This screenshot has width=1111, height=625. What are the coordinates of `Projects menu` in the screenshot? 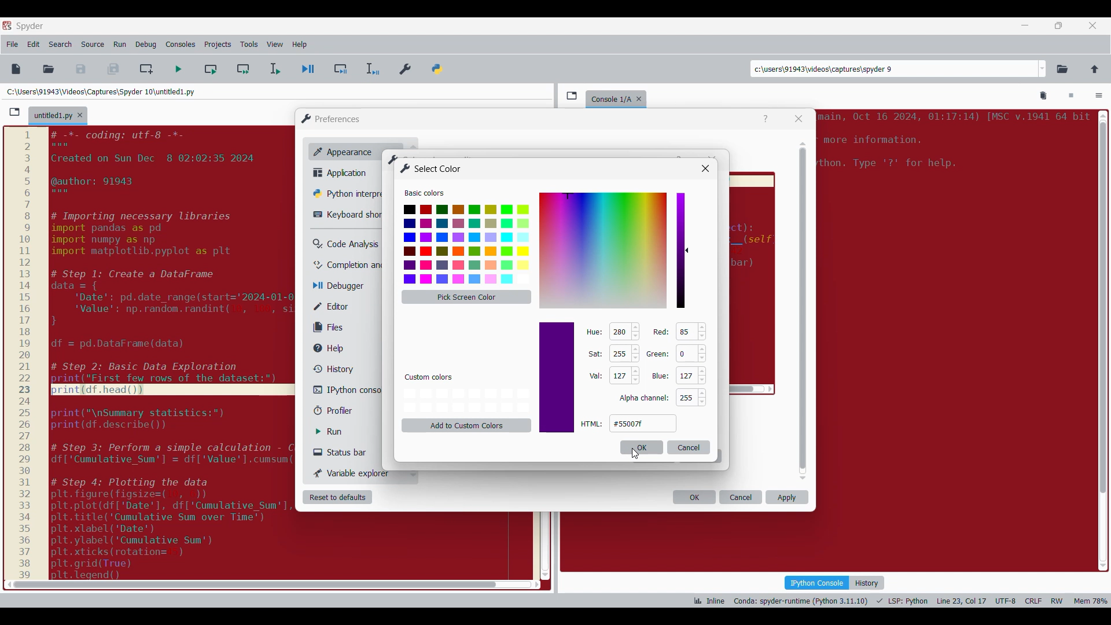 It's located at (218, 44).